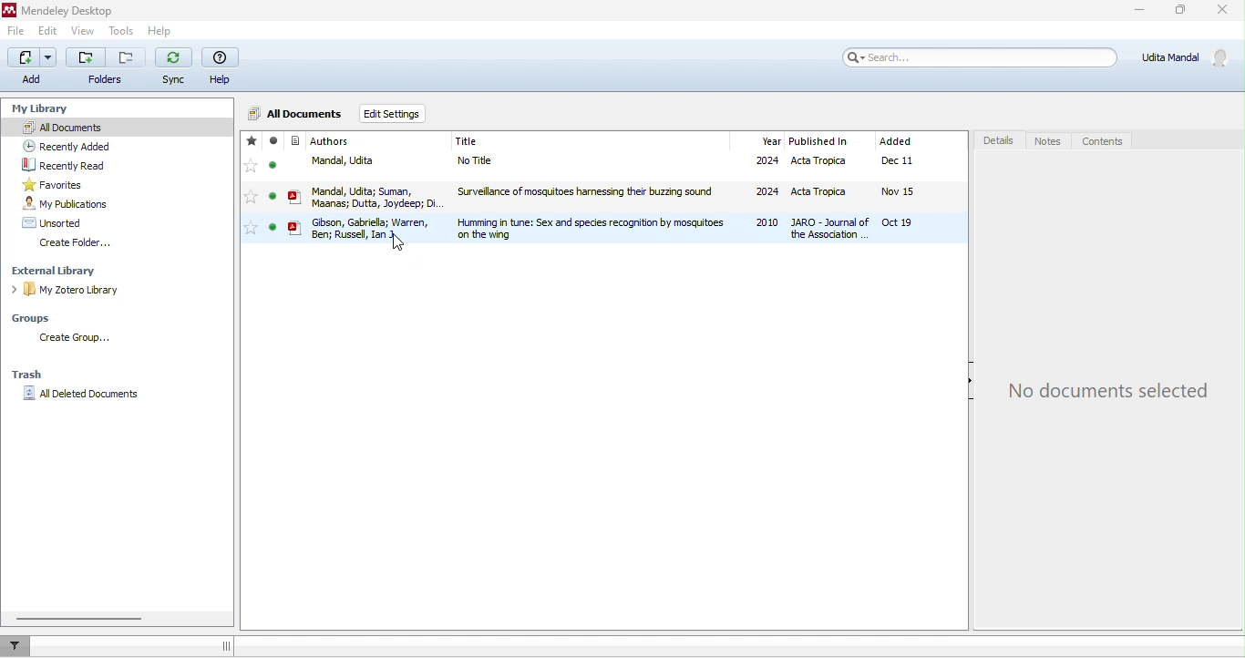  What do you see at coordinates (1220, 10) in the screenshot?
I see `close` at bounding box center [1220, 10].